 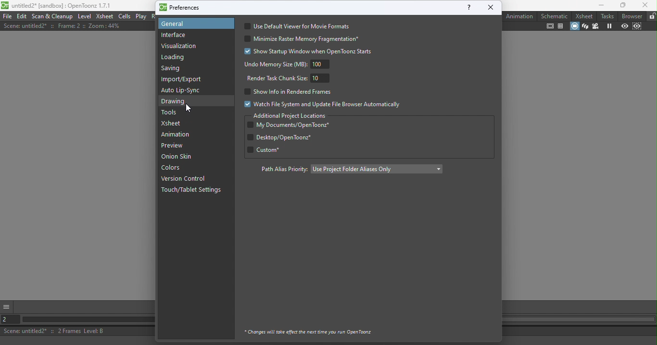 What do you see at coordinates (305, 39) in the screenshot?
I see `Minimize raster memory fragmentation*` at bounding box center [305, 39].